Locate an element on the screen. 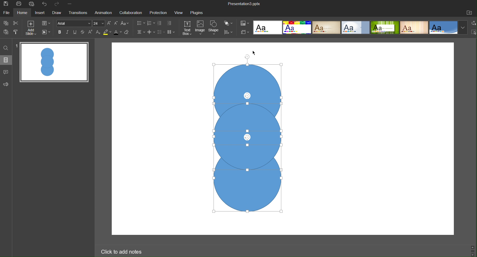  Copy Style is located at coordinates (17, 34).